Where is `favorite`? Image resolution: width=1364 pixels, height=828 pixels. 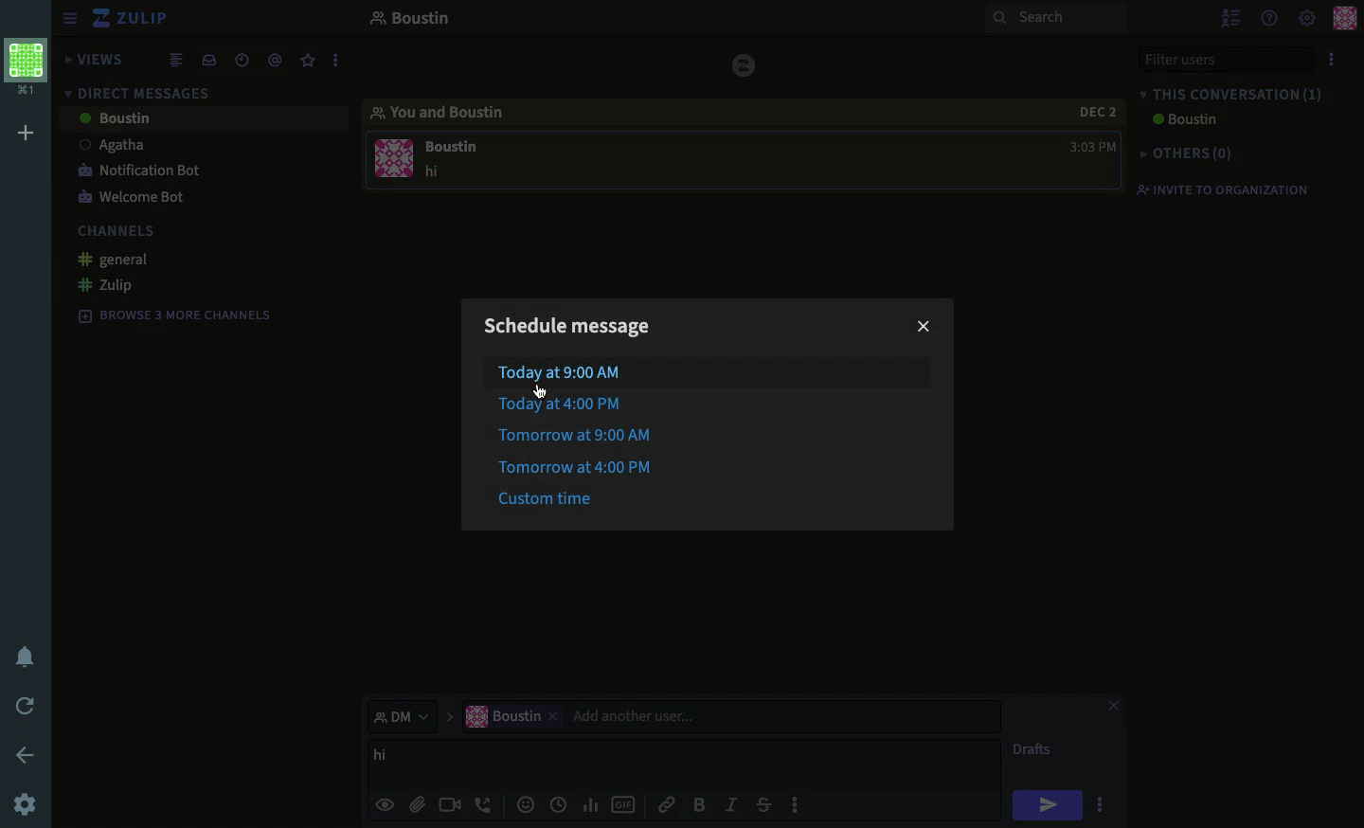
favorite is located at coordinates (308, 60).